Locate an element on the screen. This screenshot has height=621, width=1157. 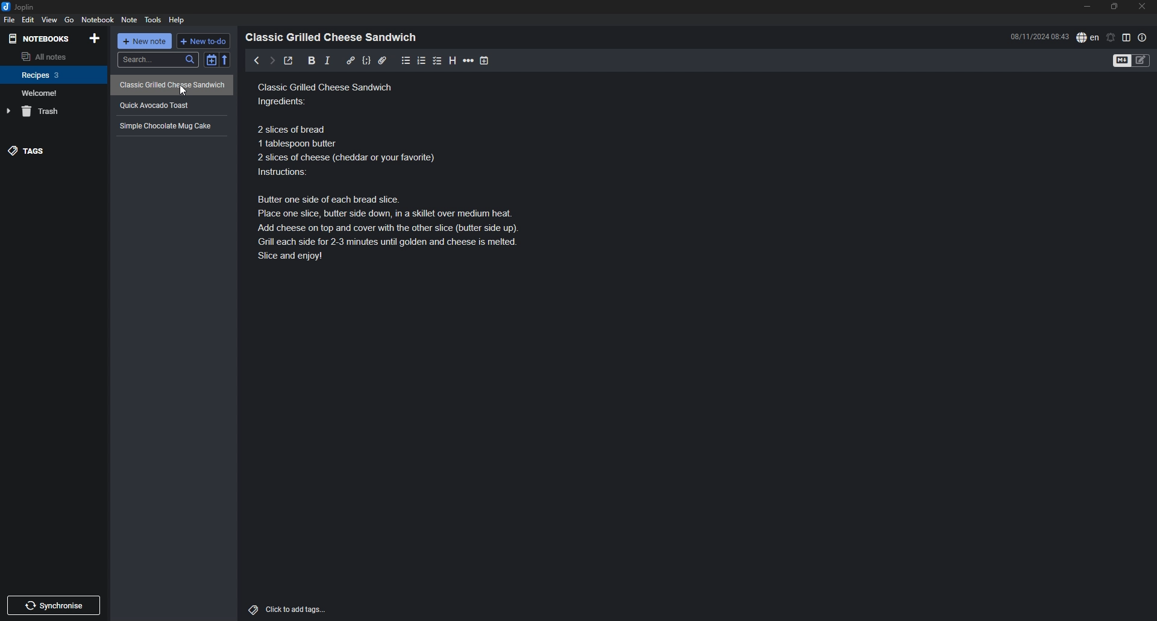
next is located at coordinates (272, 61).